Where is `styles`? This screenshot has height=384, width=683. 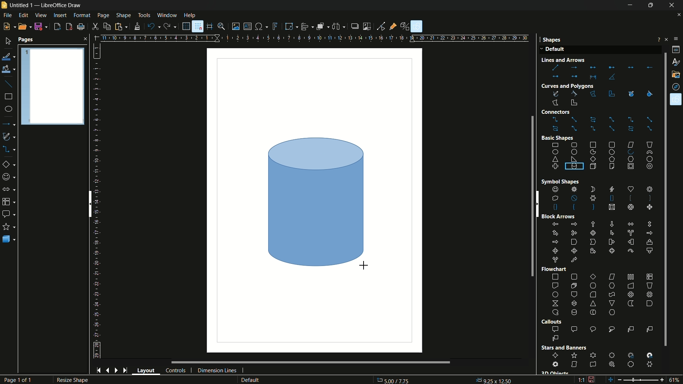 styles is located at coordinates (675, 62).